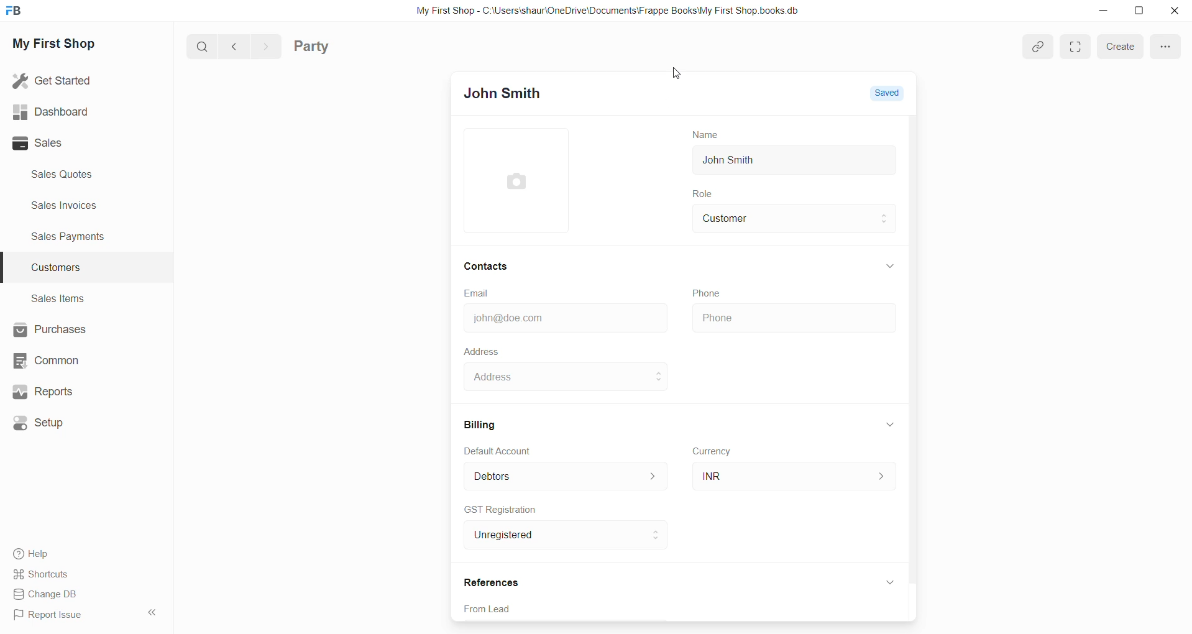 The width and height of the screenshot is (1192, 634). Describe the element at coordinates (737, 161) in the screenshot. I see `John Smith ` at that location.